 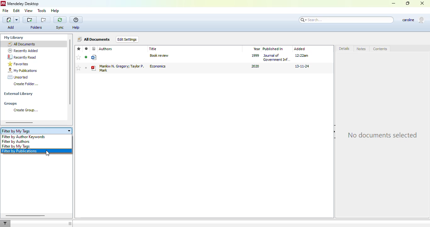 What do you see at coordinates (335, 131) in the screenshot?
I see `hide` at bounding box center [335, 131].